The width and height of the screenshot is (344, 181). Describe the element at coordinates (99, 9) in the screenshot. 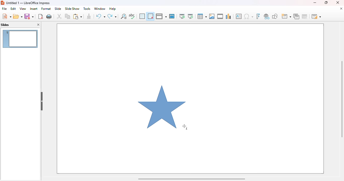

I see `window` at that location.